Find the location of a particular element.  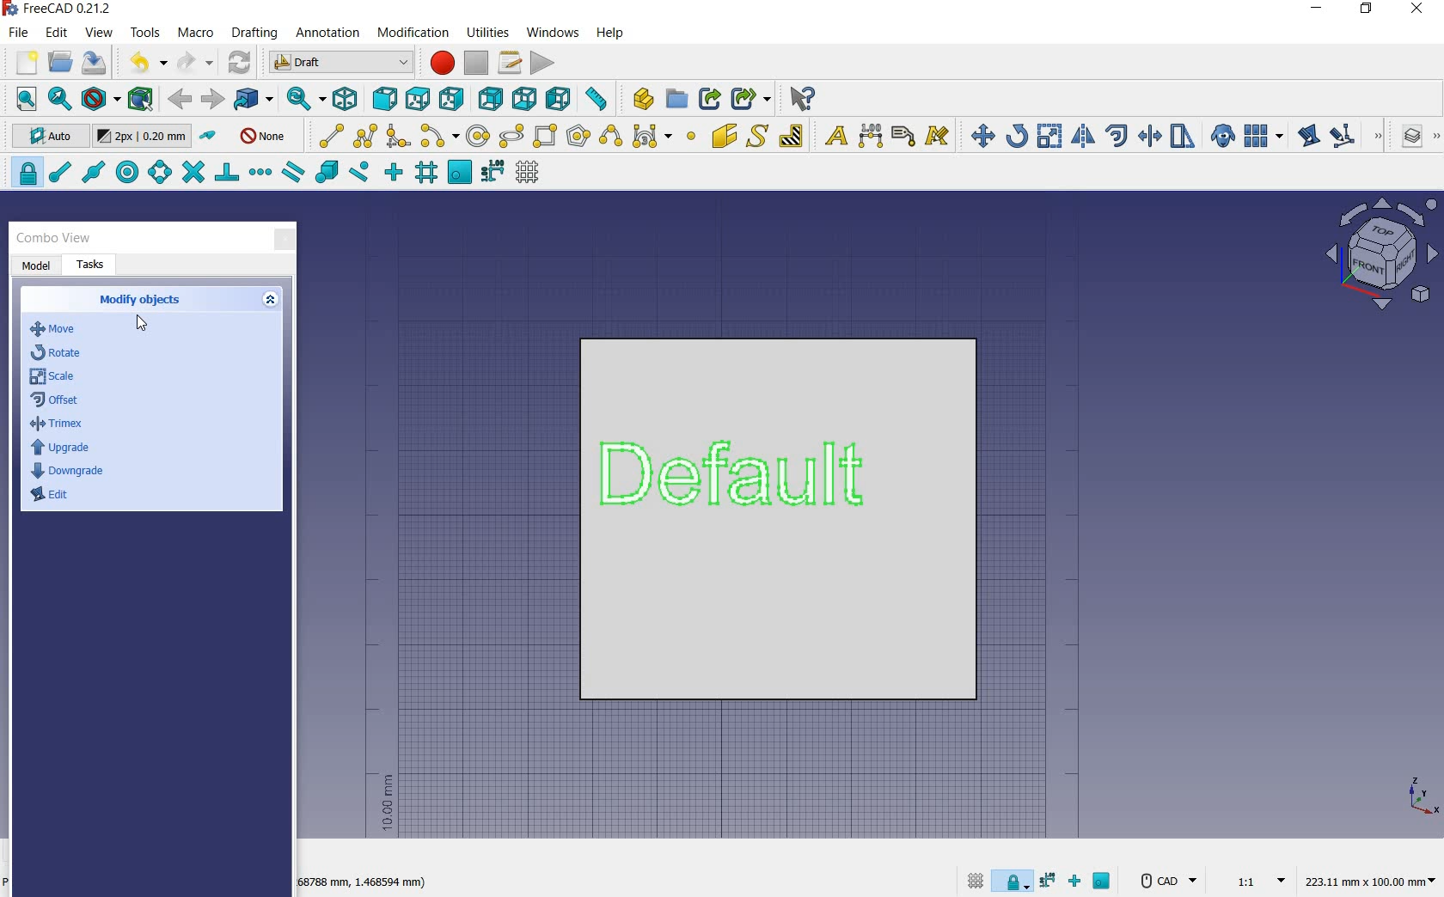

move is located at coordinates (978, 135).